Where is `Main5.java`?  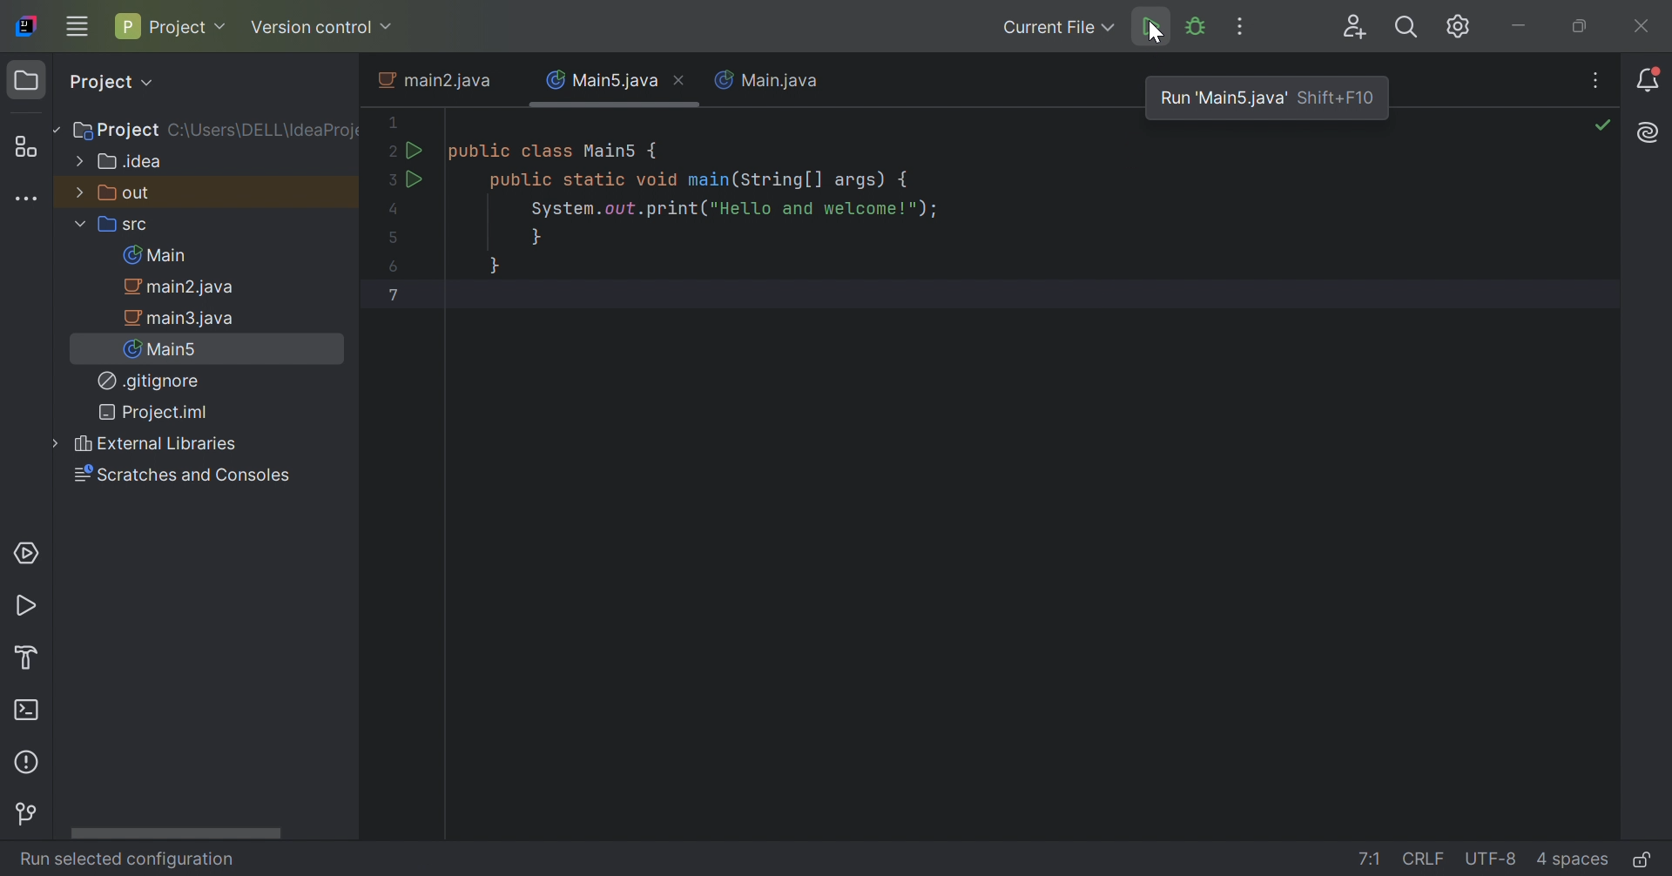 Main5.java is located at coordinates (600, 81).